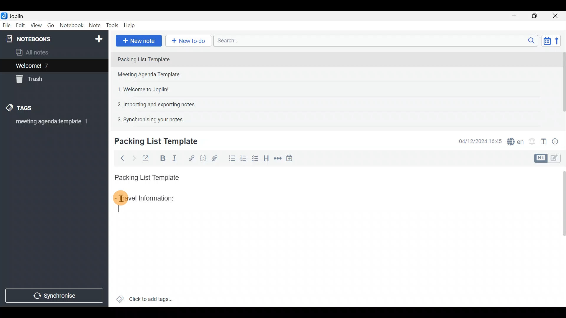  What do you see at coordinates (560, 86) in the screenshot?
I see `Scroll bar` at bounding box center [560, 86].